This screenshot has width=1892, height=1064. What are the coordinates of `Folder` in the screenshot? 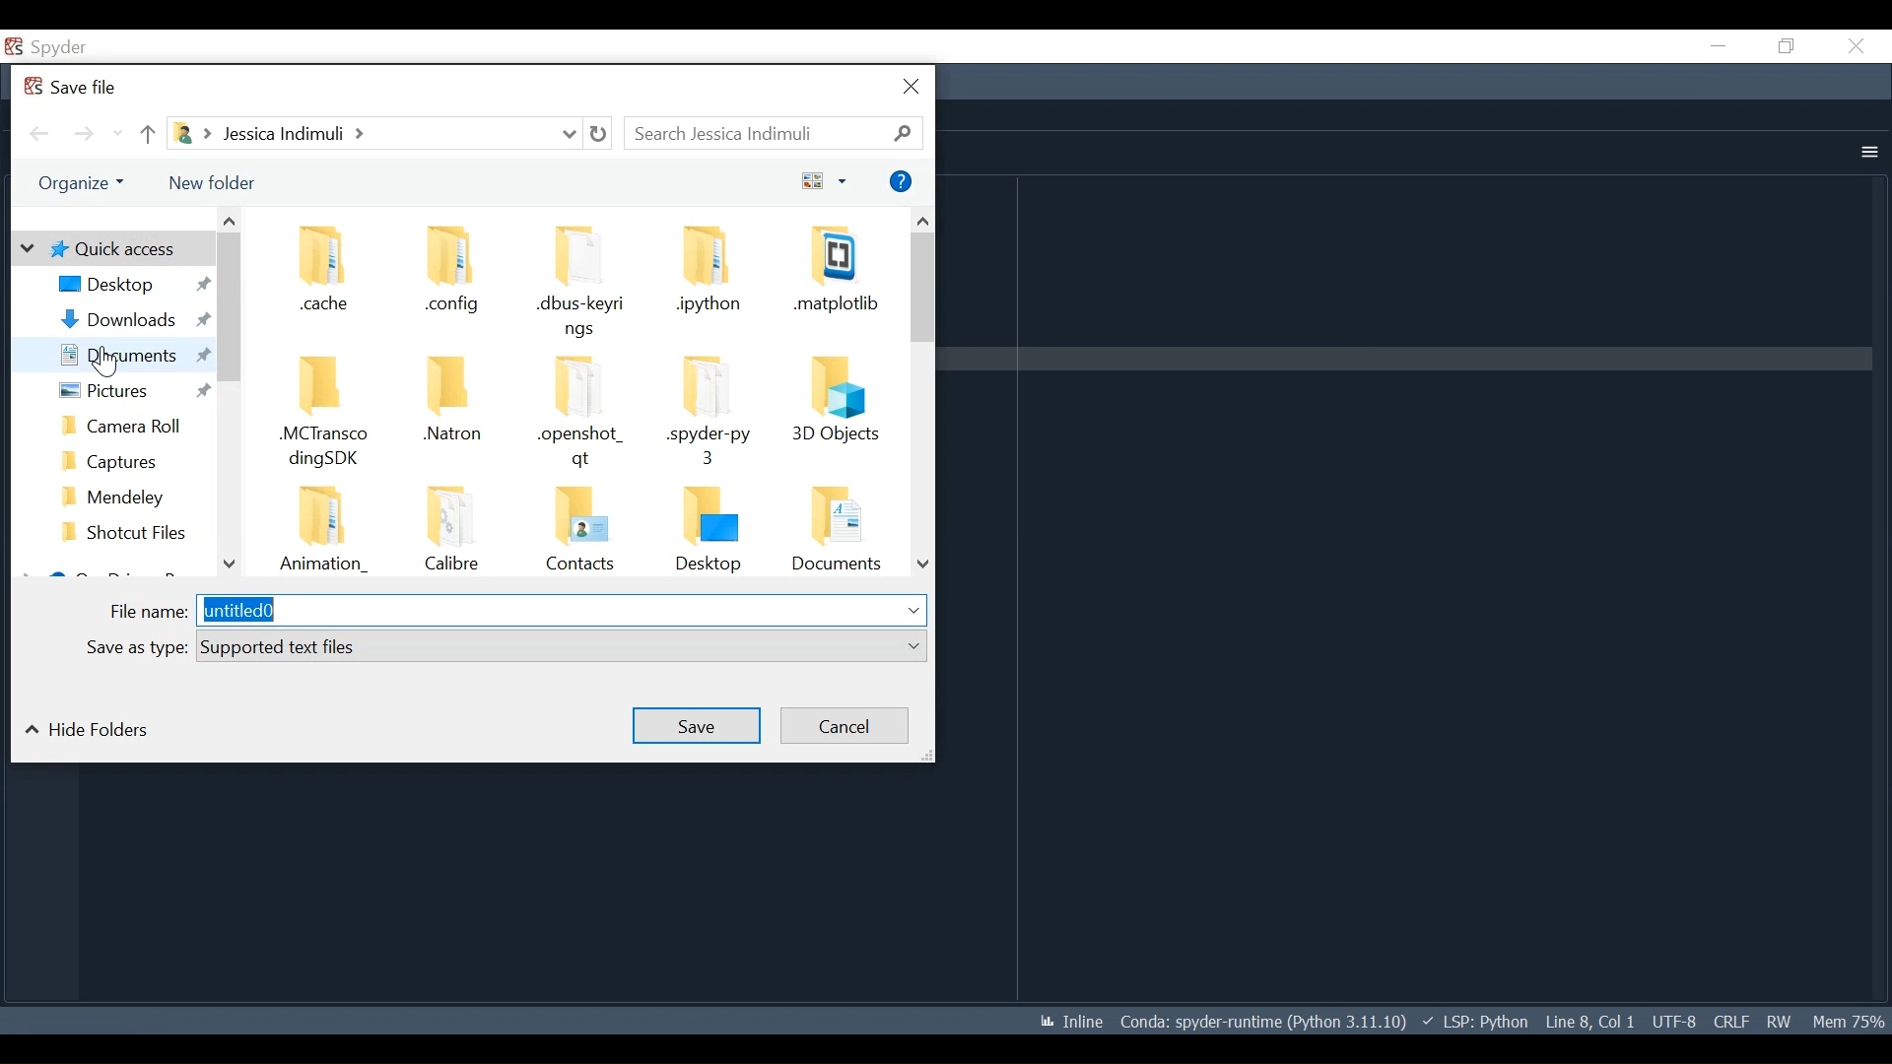 It's located at (581, 412).